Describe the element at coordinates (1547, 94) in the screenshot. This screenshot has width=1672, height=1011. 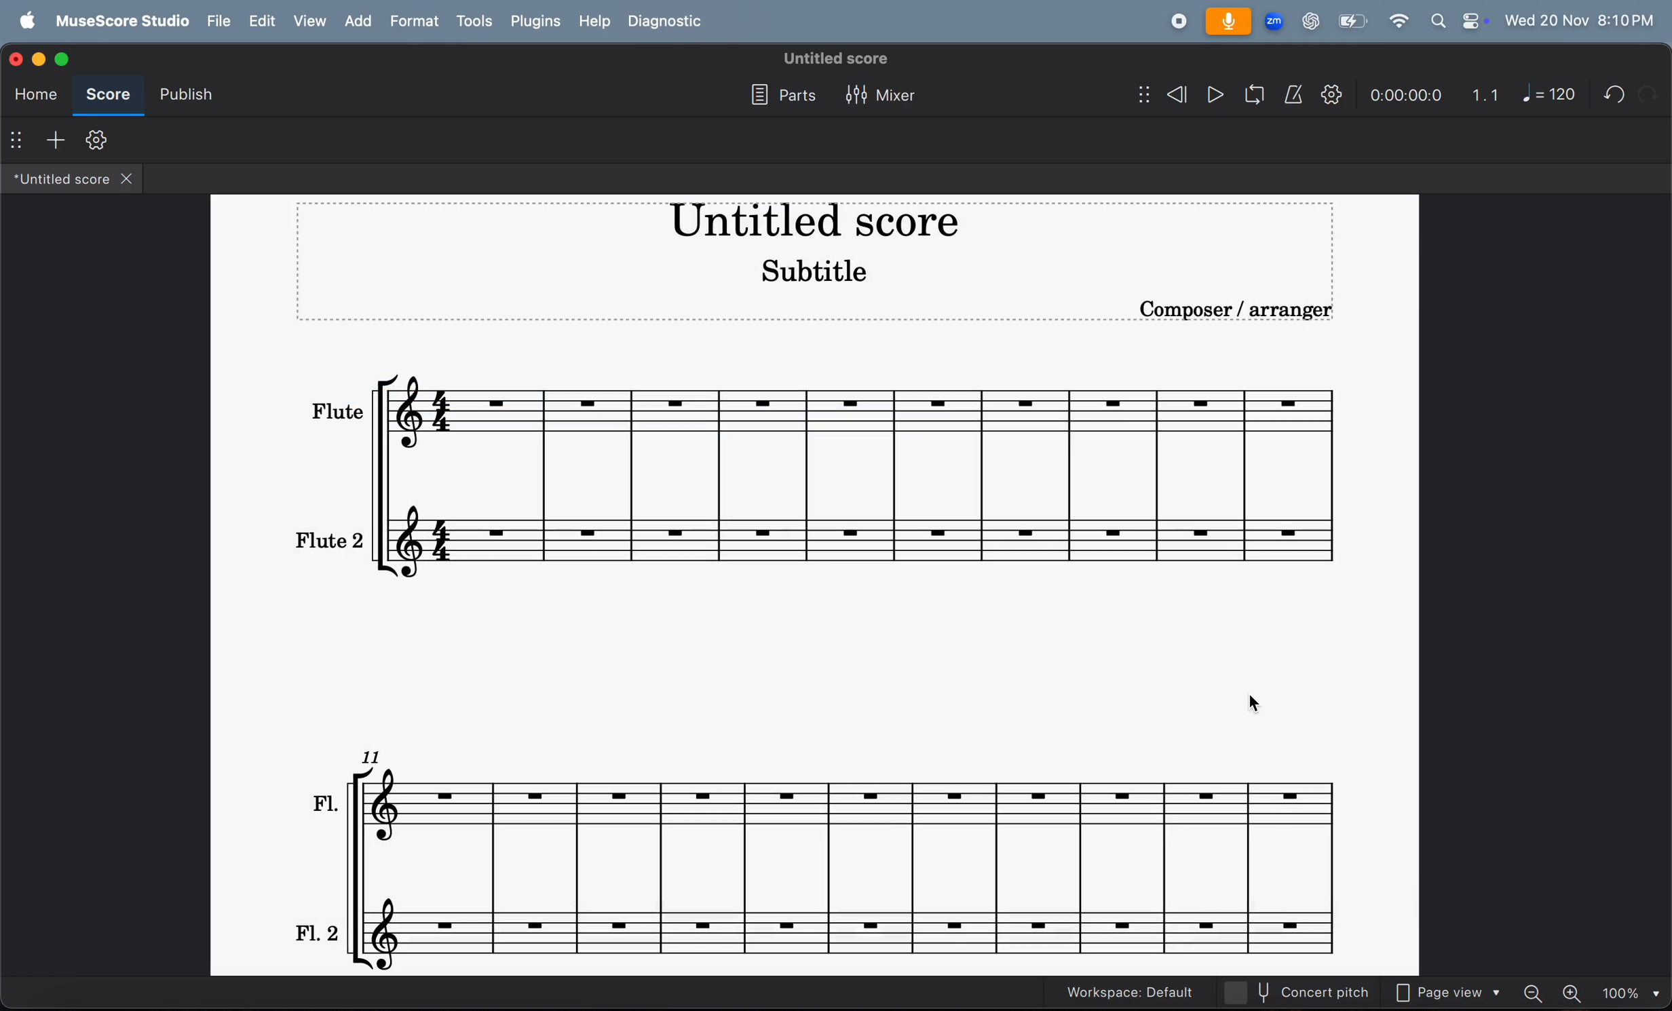
I see `note 120` at that location.